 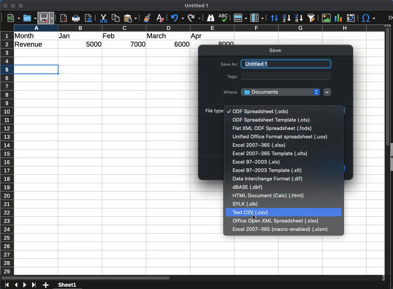 I want to click on maximize, so click(x=21, y=6).